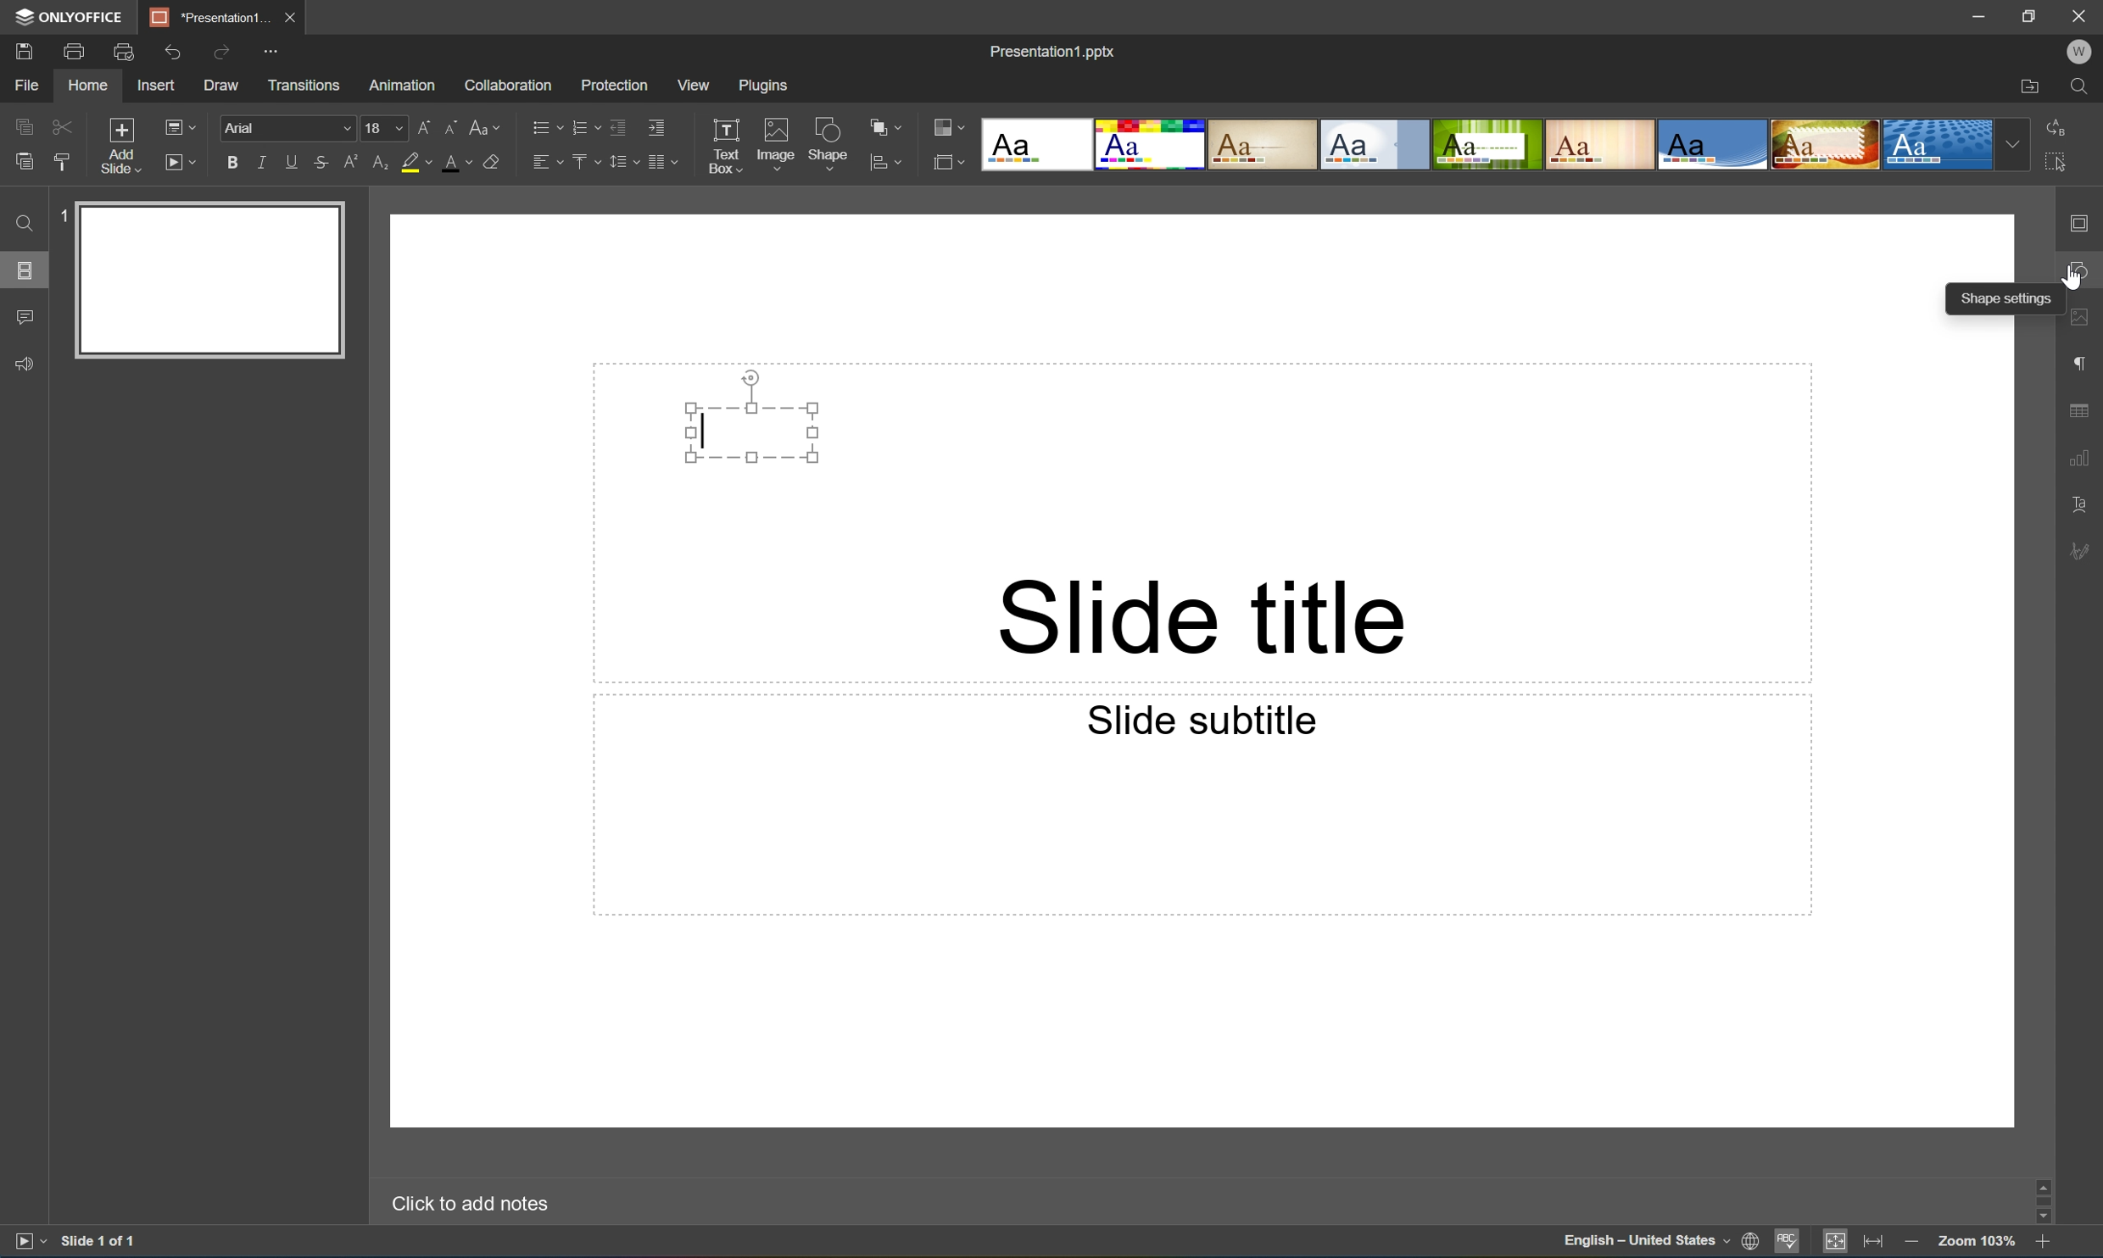 The image size is (2103, 1258). Describe the element at coordinates (890, 128) in the screenshot. I see `Arrange shape` at that location.